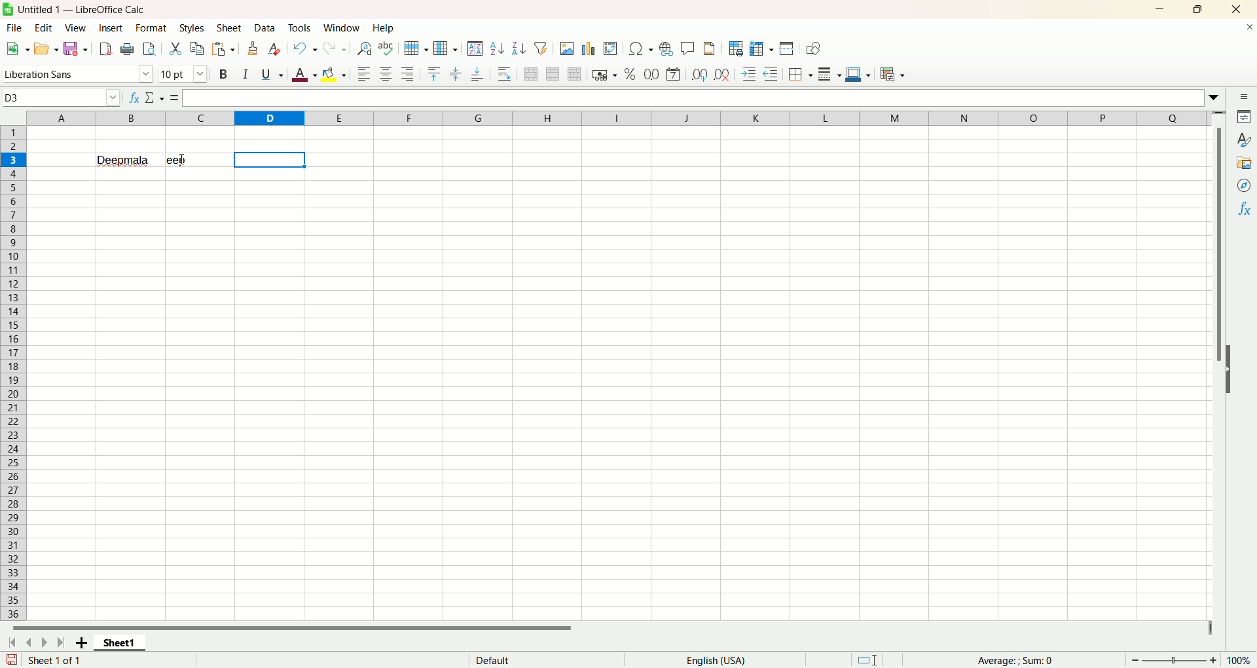 This screenshot has height=668, width=1257. I want to click on active cell D3, so click(62, 98).